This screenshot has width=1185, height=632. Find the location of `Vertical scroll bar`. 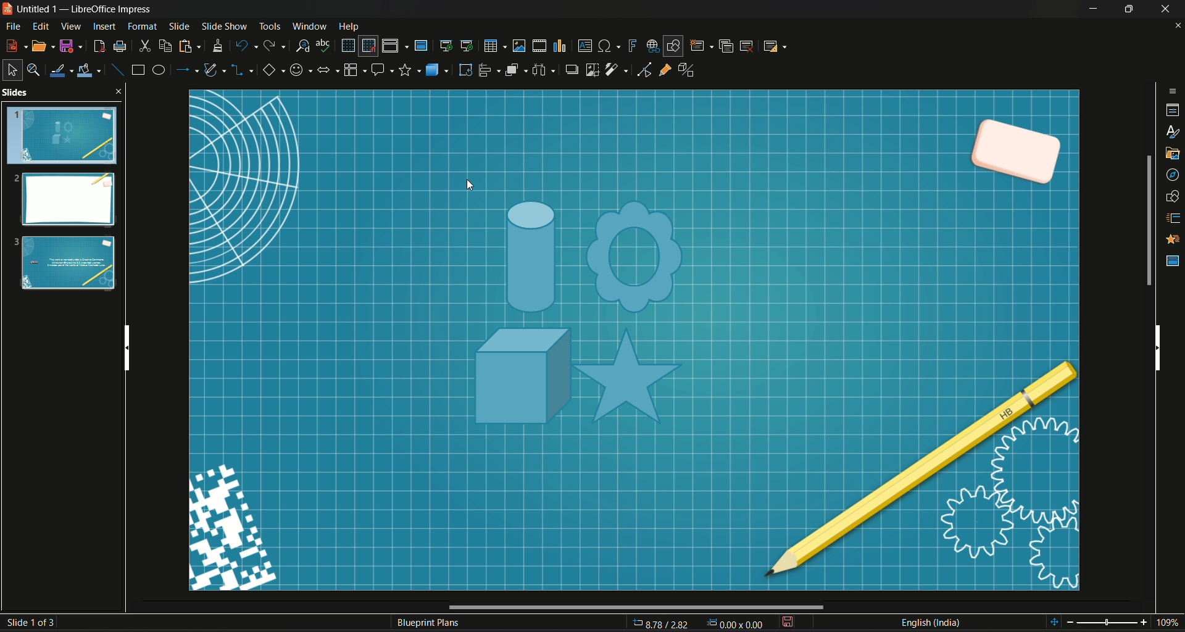

Vertical scroll bar is located at coordinates (125, 344).